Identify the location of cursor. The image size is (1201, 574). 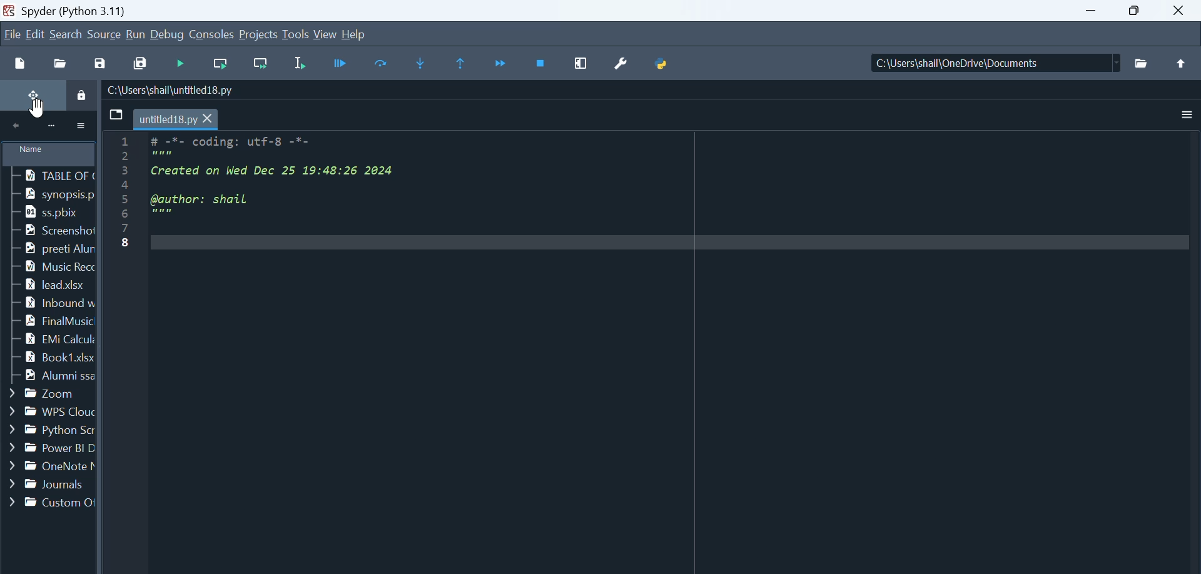
(39, 109).